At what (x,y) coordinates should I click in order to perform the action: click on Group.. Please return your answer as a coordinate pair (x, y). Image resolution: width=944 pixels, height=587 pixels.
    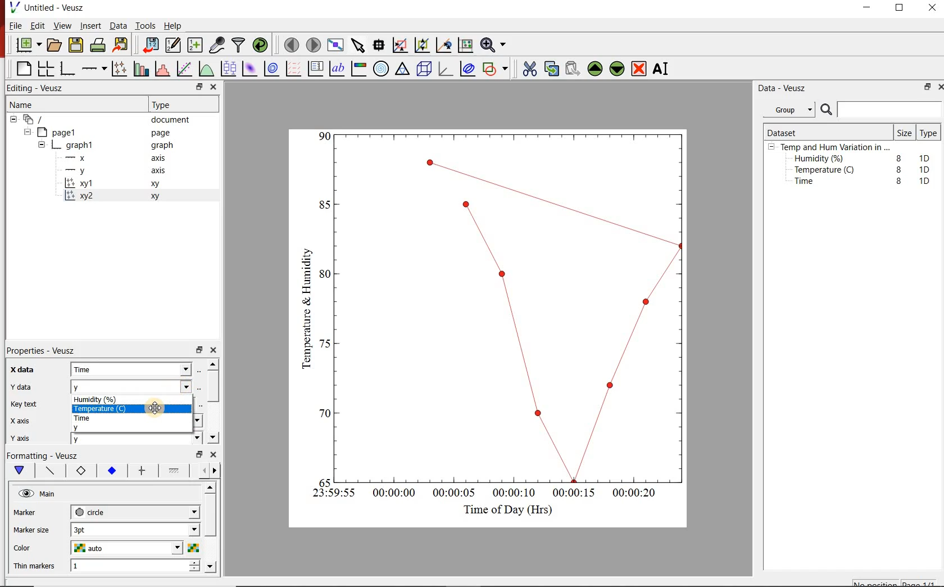
    Looking at the image, I should click on (791, 107).